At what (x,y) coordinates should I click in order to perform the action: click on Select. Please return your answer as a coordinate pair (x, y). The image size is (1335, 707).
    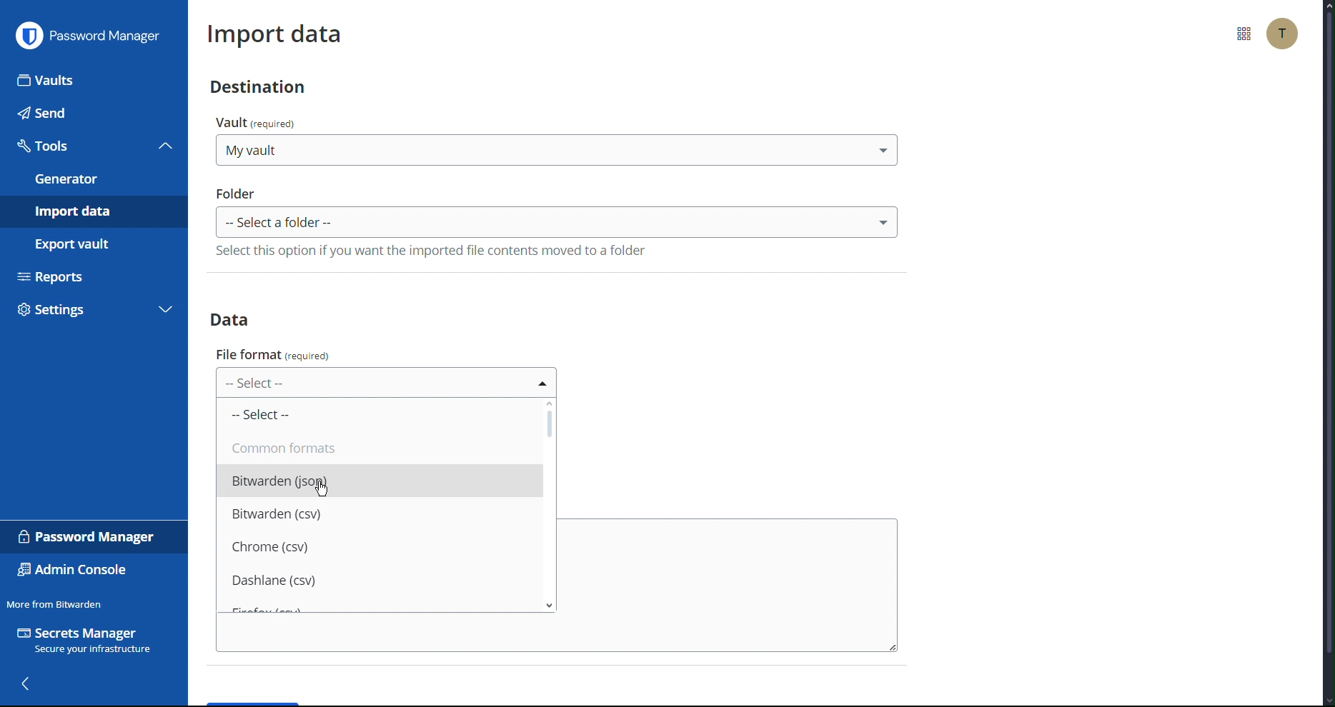
    Looking at the image, I should click on (372, 418).